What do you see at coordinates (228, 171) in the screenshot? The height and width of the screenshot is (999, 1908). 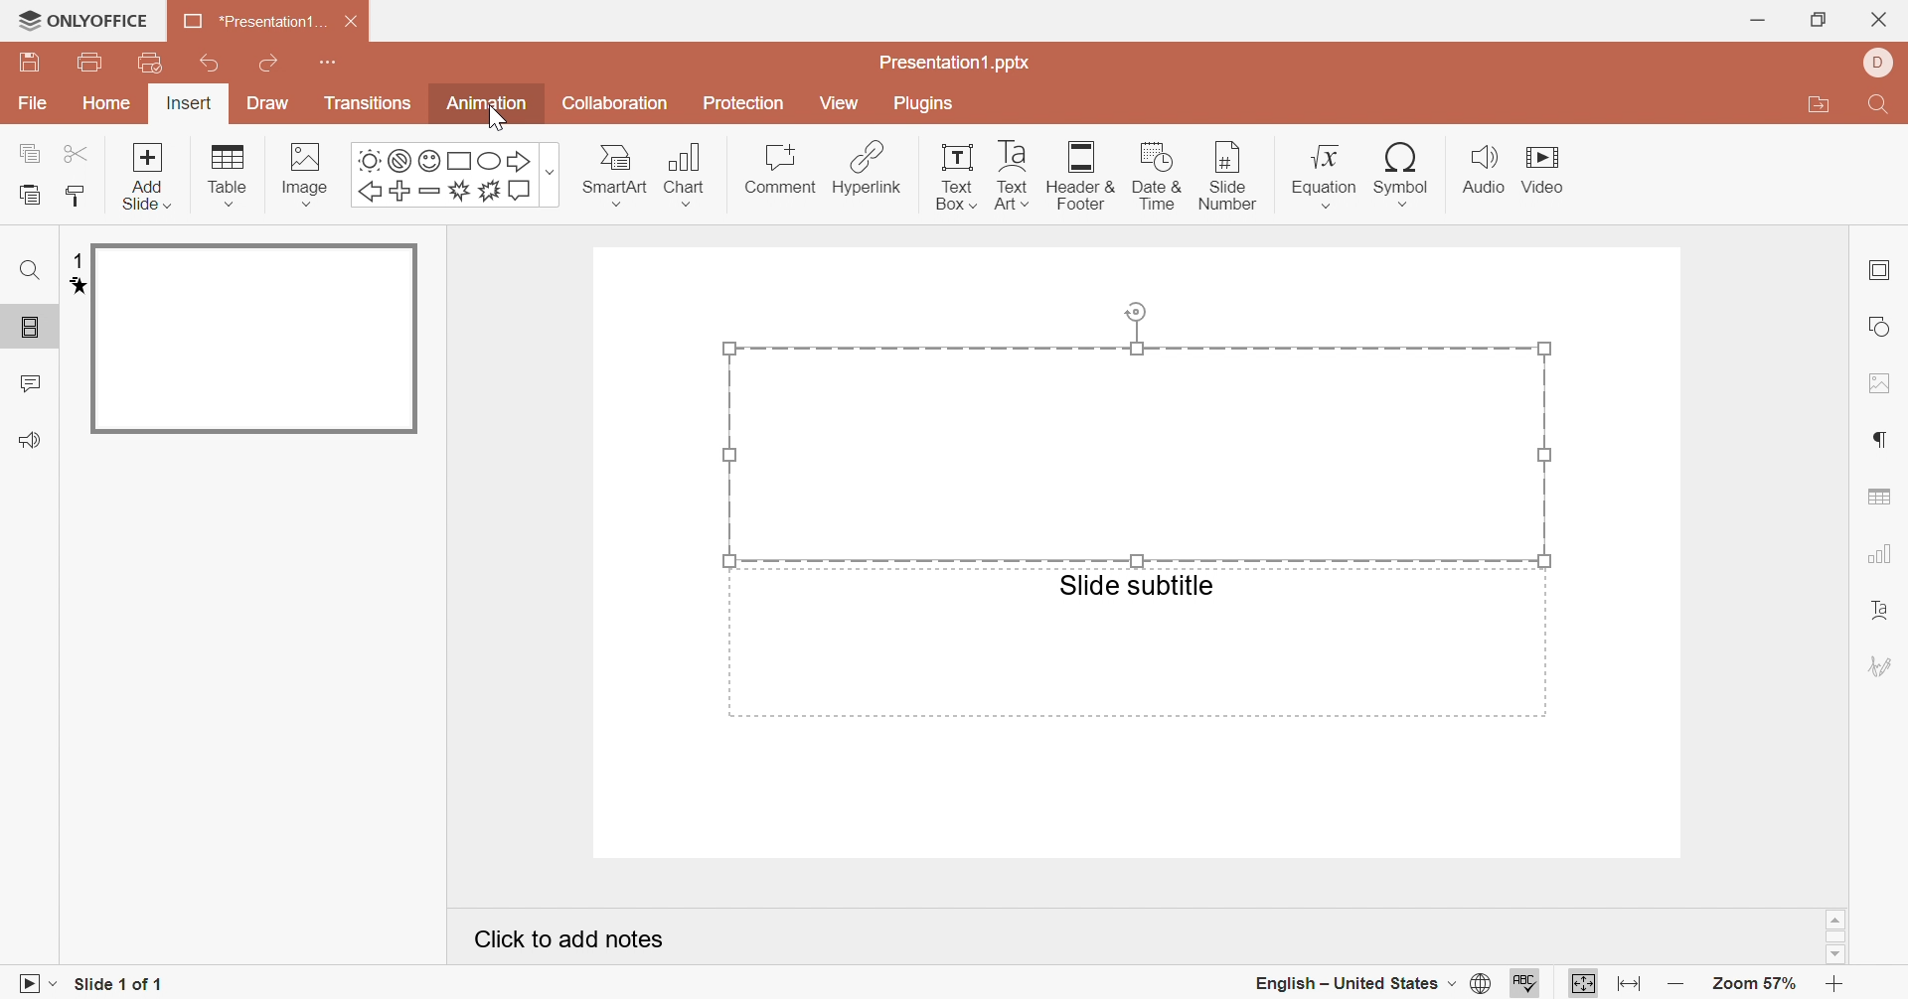 I see `table` at bounding box center [228, 171].